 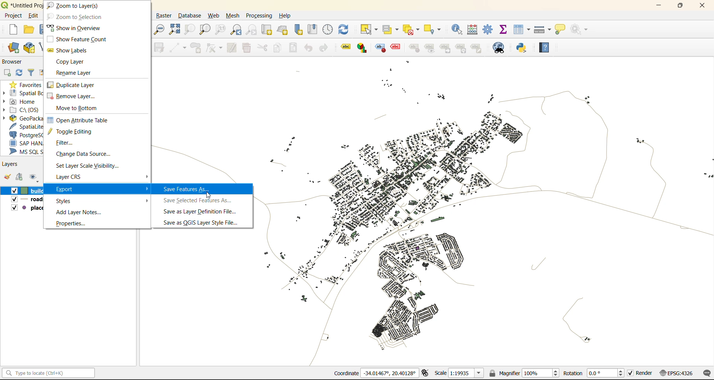 I want to click on rotate a label, so click(x=461, y=49).